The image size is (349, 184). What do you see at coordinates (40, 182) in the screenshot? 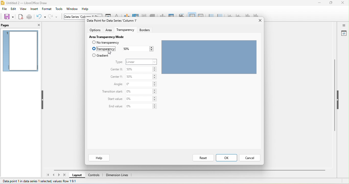
I see `data point 1 in series 1 selected, values row 1.9.1` at bounding box center [40, 182].